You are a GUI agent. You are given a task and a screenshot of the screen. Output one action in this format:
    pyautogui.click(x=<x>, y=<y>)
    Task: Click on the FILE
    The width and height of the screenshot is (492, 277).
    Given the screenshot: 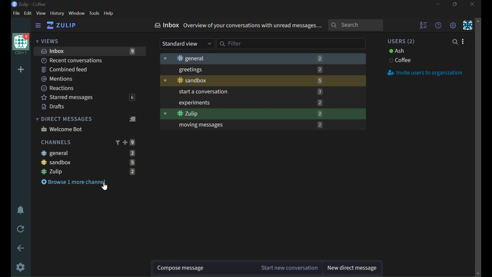 What is the action you would take?
    pyautogui.click(x=15, y=13)
    